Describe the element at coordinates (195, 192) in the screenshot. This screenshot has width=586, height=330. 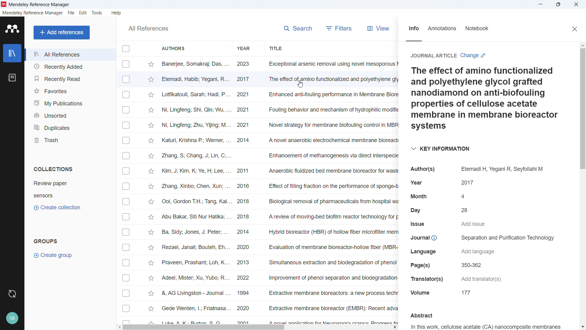
I see `Authors of individual entries ` at that location.